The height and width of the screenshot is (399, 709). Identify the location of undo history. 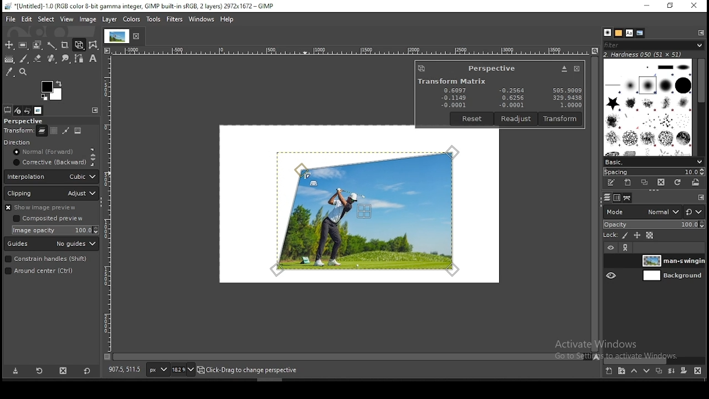
(28, 110).